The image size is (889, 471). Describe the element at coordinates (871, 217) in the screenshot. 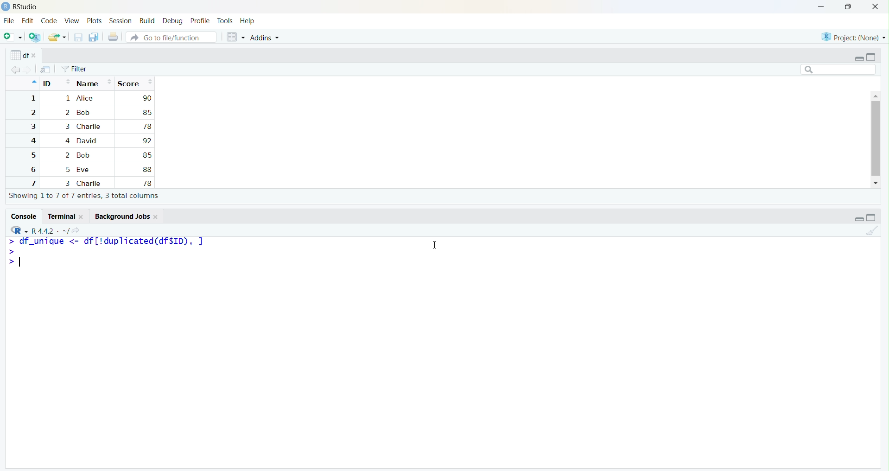

I see `maximize` at that location.